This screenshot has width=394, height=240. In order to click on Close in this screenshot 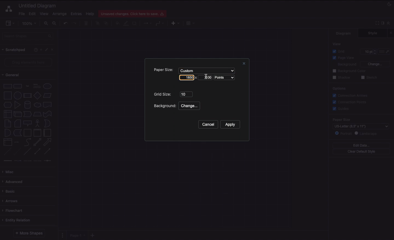, I will do `click(54, 49)`.